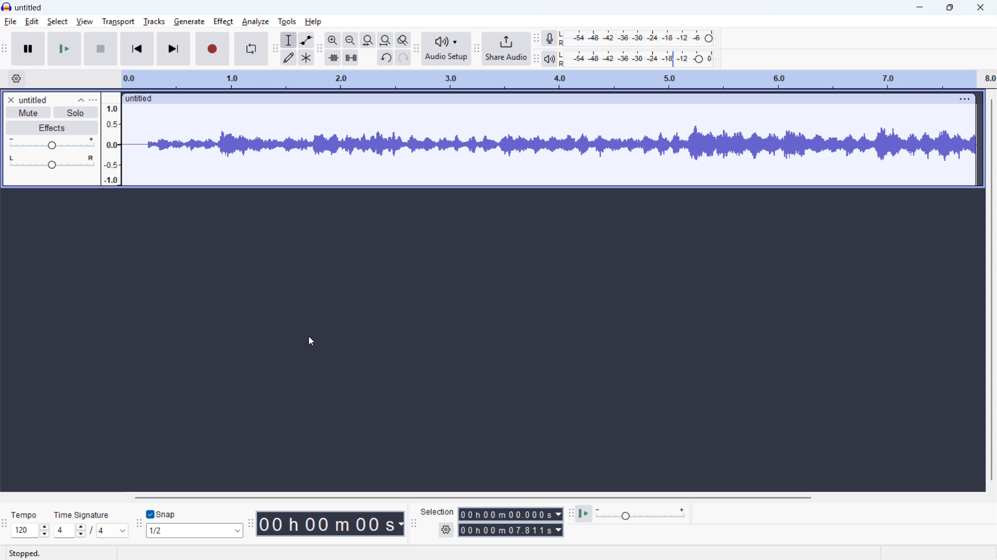 Image resolution: width=997 pixels, height=560 pixels. I want to click on time signature, so click(82, 514).